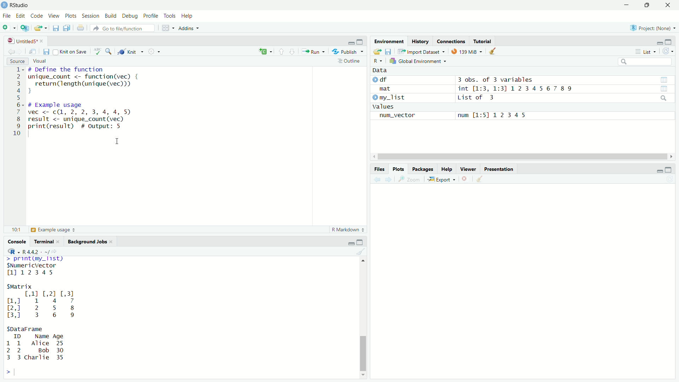  What do you see at coordinates (20, 51) in the screenshot?
I see `forward` at bounding box center [20, 51].